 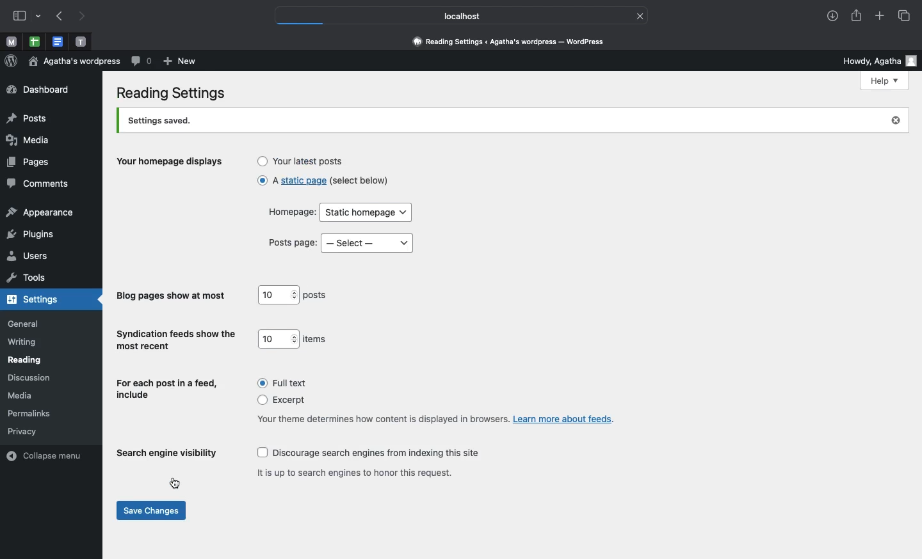 I want to click on posts page, so click(x=291, y=242).